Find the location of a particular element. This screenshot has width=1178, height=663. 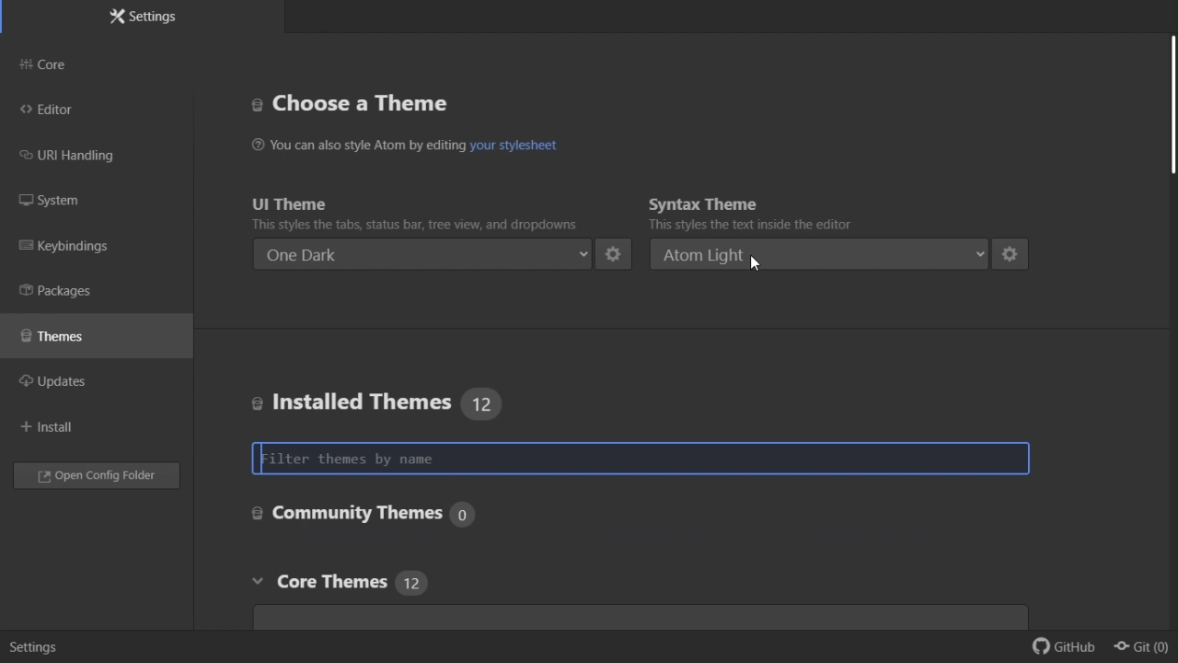

git  is located at coordinates (1147, 646).